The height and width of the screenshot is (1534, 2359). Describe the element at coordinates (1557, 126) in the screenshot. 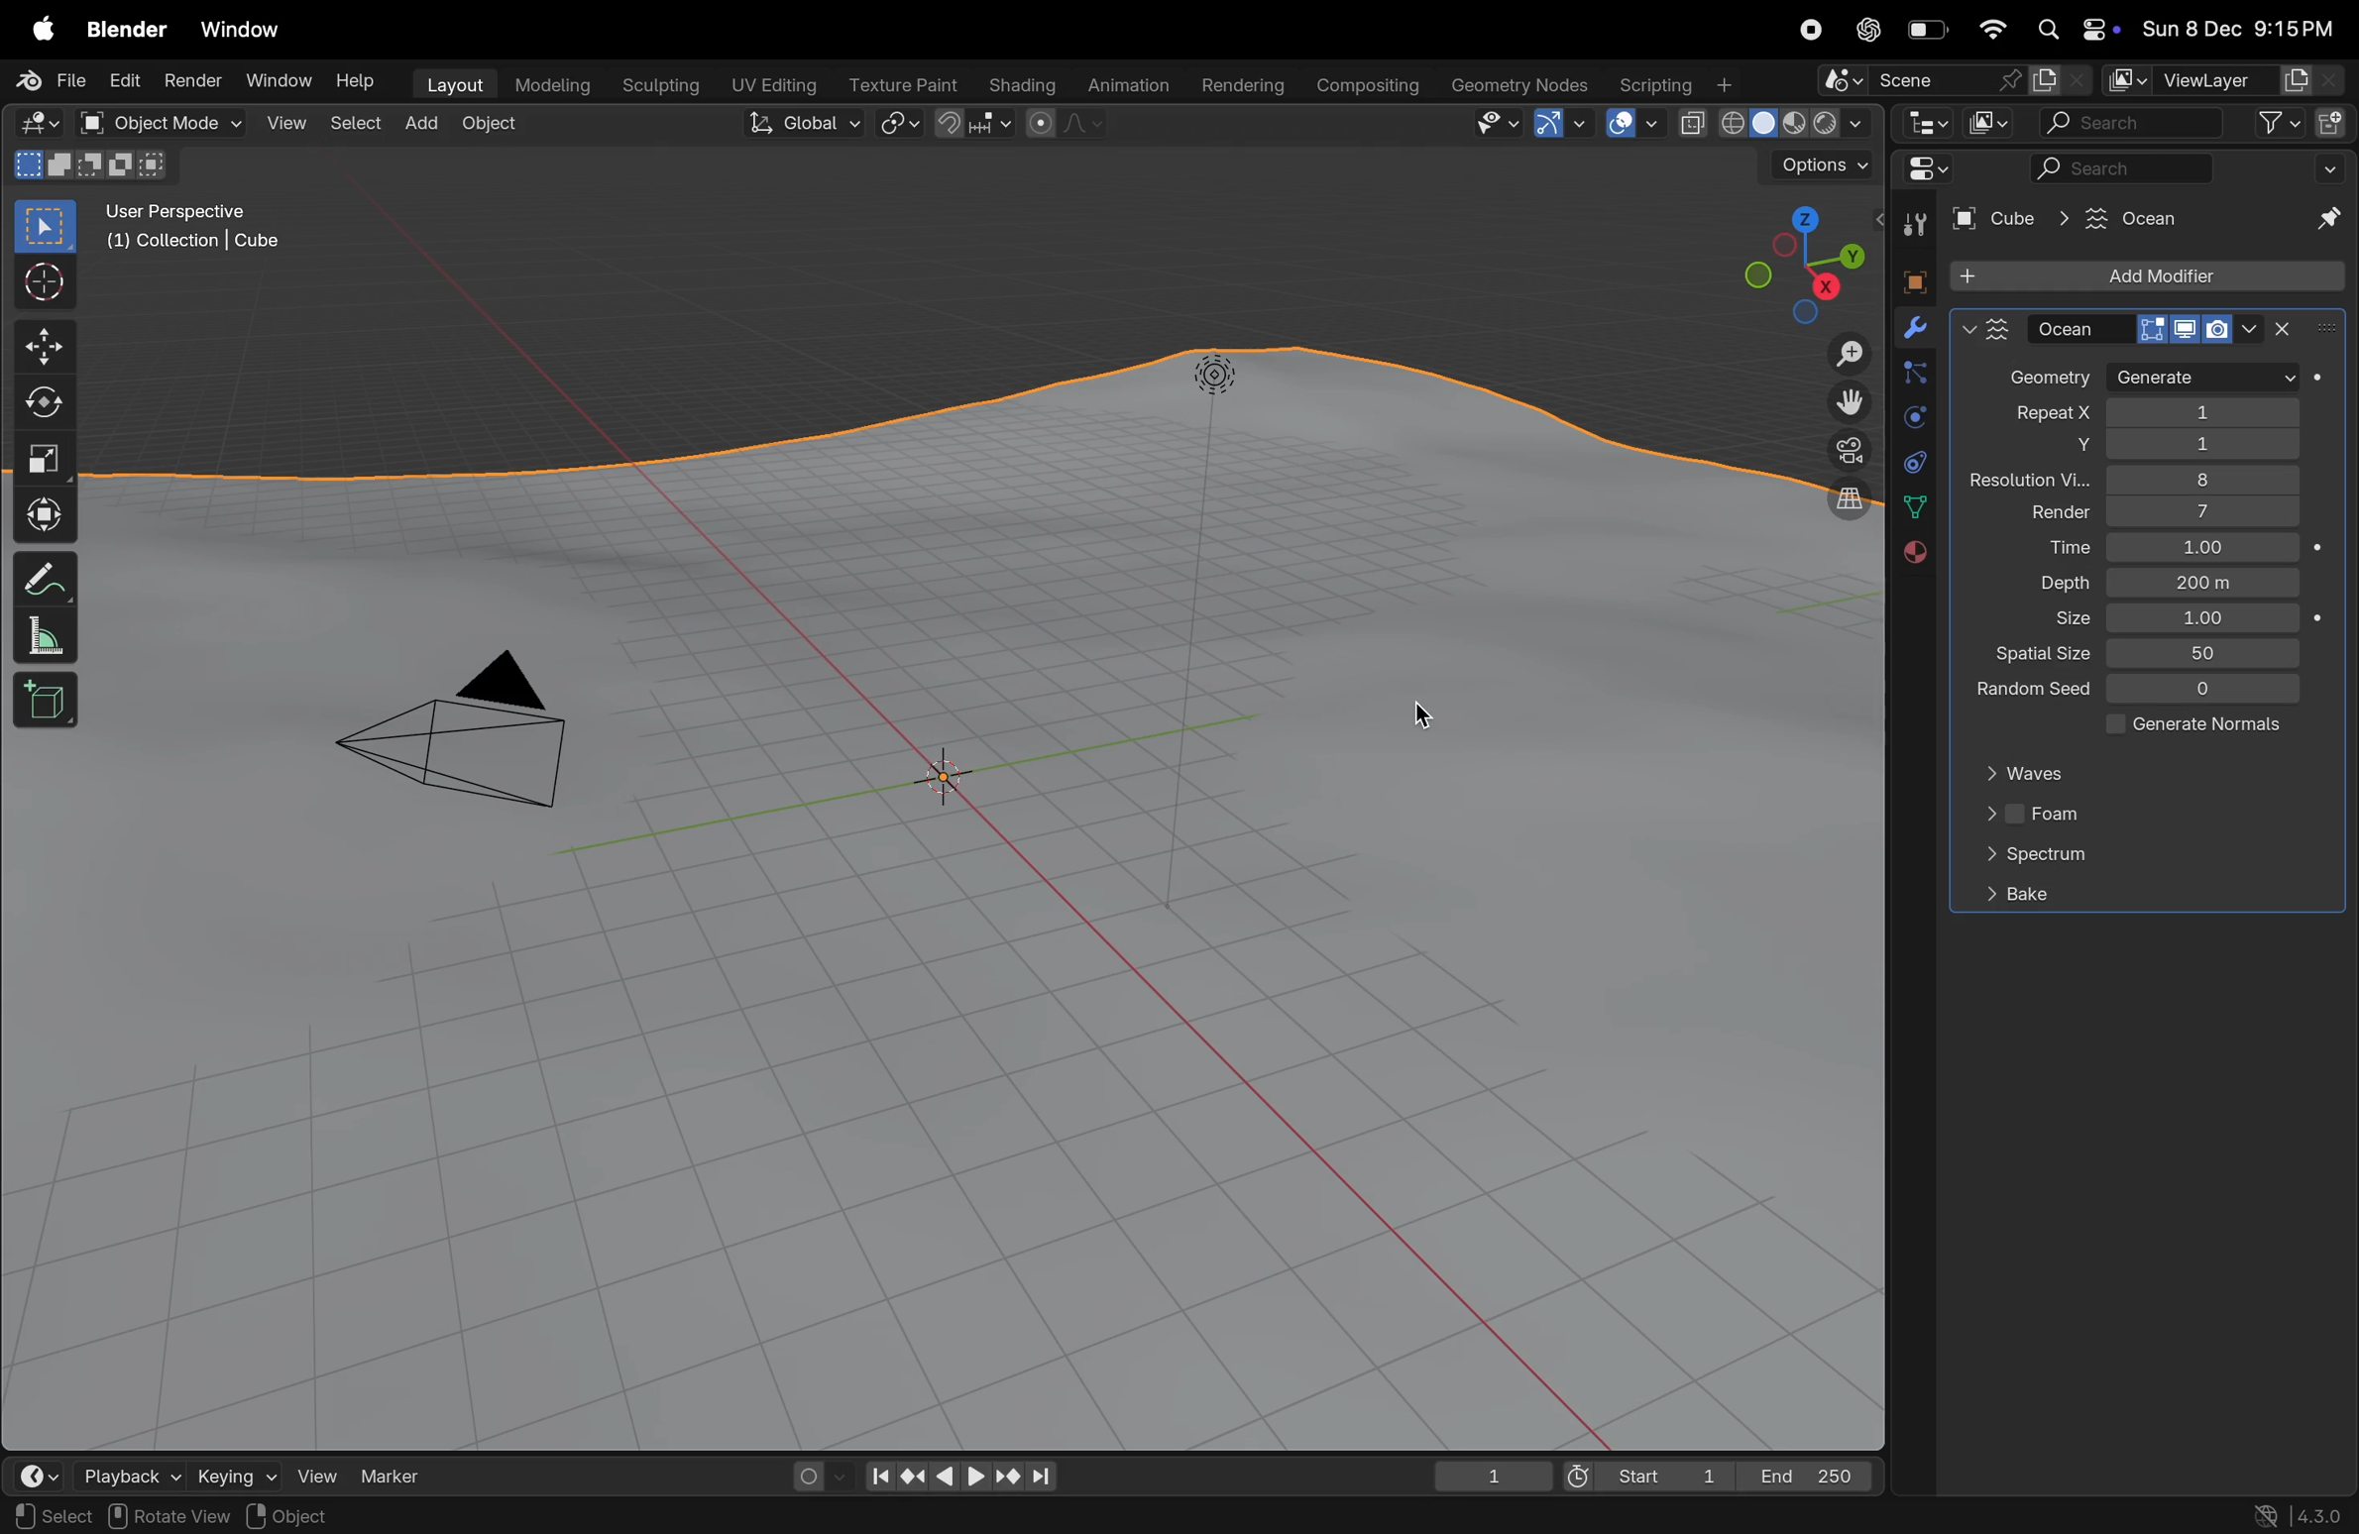

I see `show Gimzo` at that location.